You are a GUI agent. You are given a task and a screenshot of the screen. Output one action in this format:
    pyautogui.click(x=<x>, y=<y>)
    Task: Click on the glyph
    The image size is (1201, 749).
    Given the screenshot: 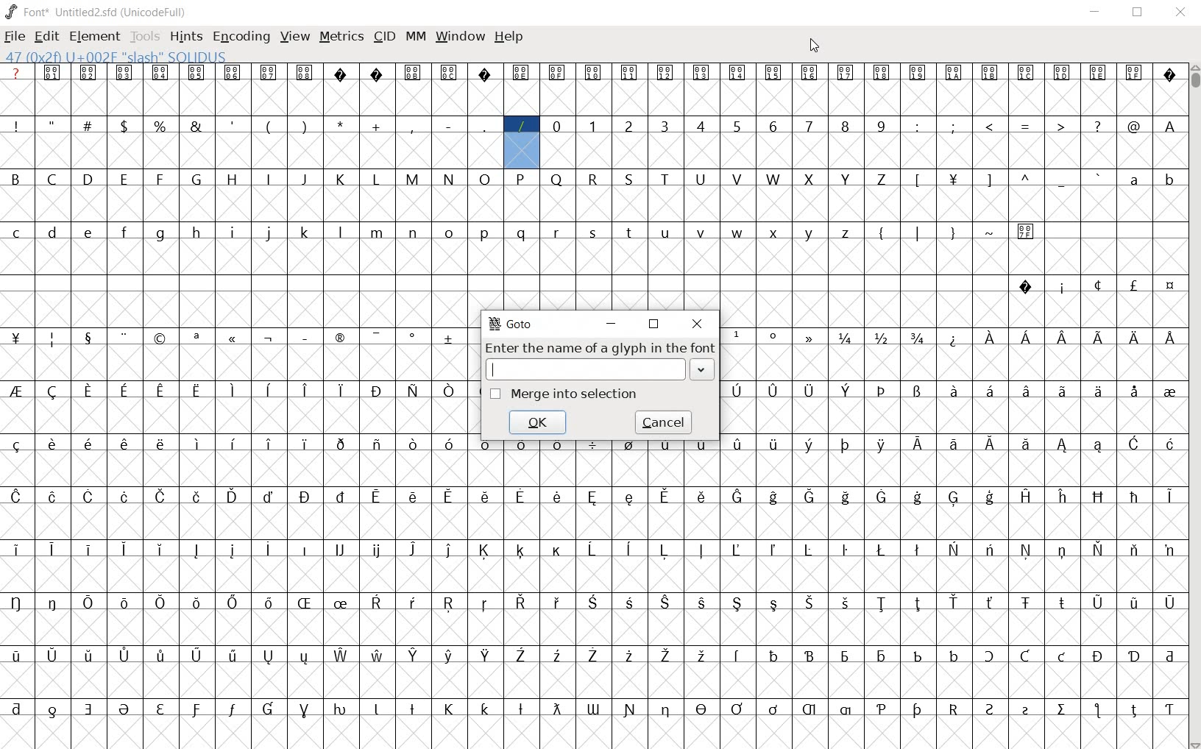 What is the action you would take?
    pyautogui.click(x=196, y=338)
    